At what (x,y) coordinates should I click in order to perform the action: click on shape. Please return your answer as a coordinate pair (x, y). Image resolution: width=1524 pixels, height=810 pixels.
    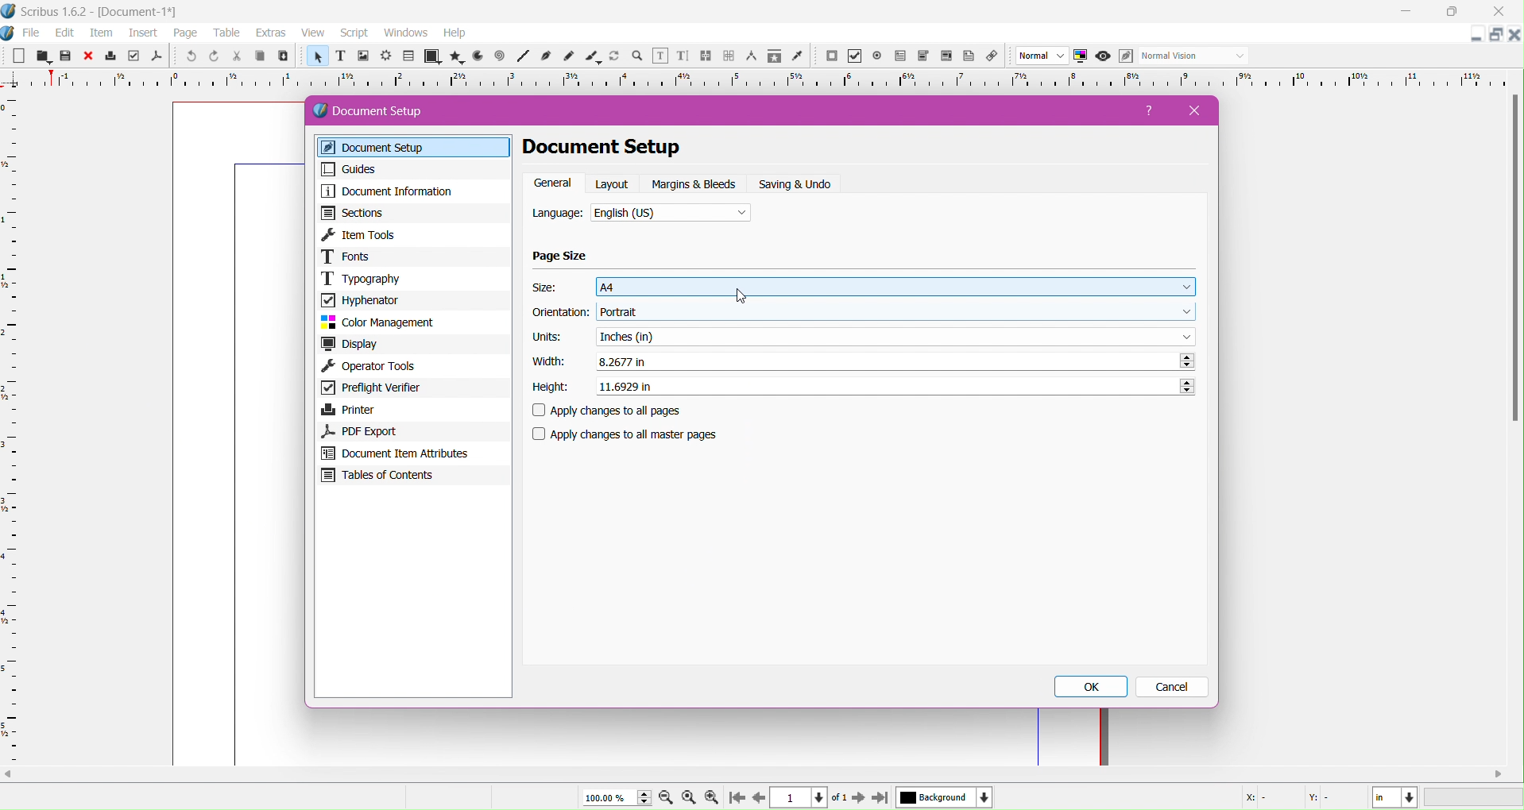
    Looking at the image, I should click on (431, 57).